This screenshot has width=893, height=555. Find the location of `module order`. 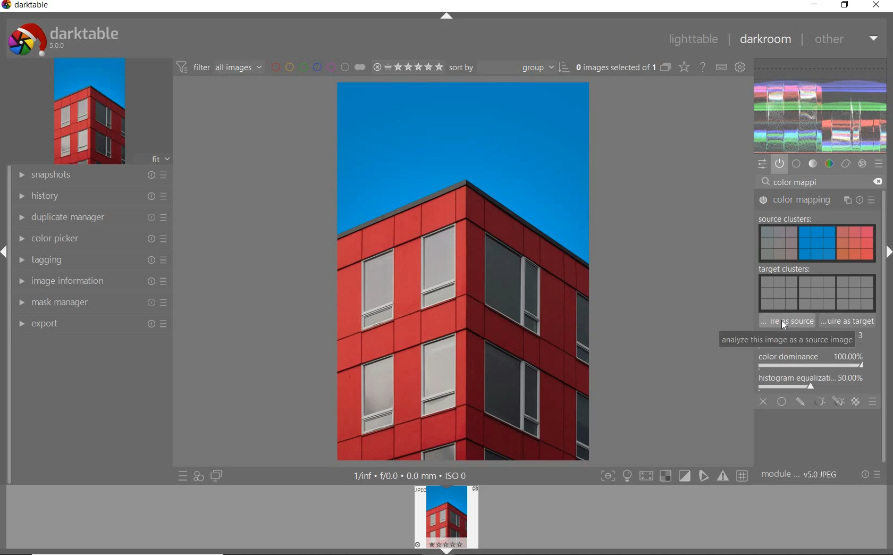

module order is located at coordinates (801, 474).